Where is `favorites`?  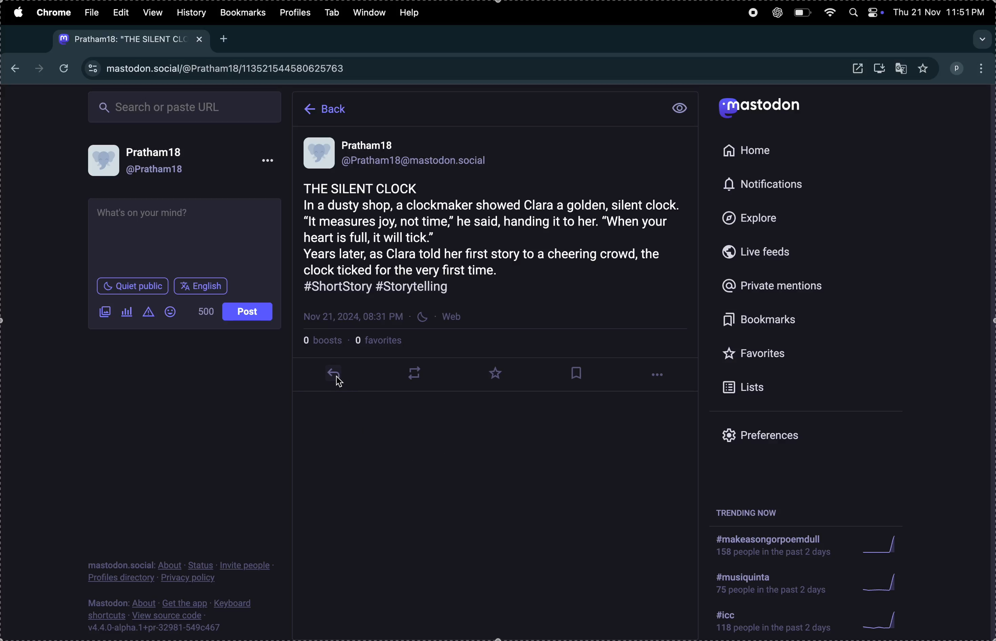 favorites is located at coordinates (499, 373).